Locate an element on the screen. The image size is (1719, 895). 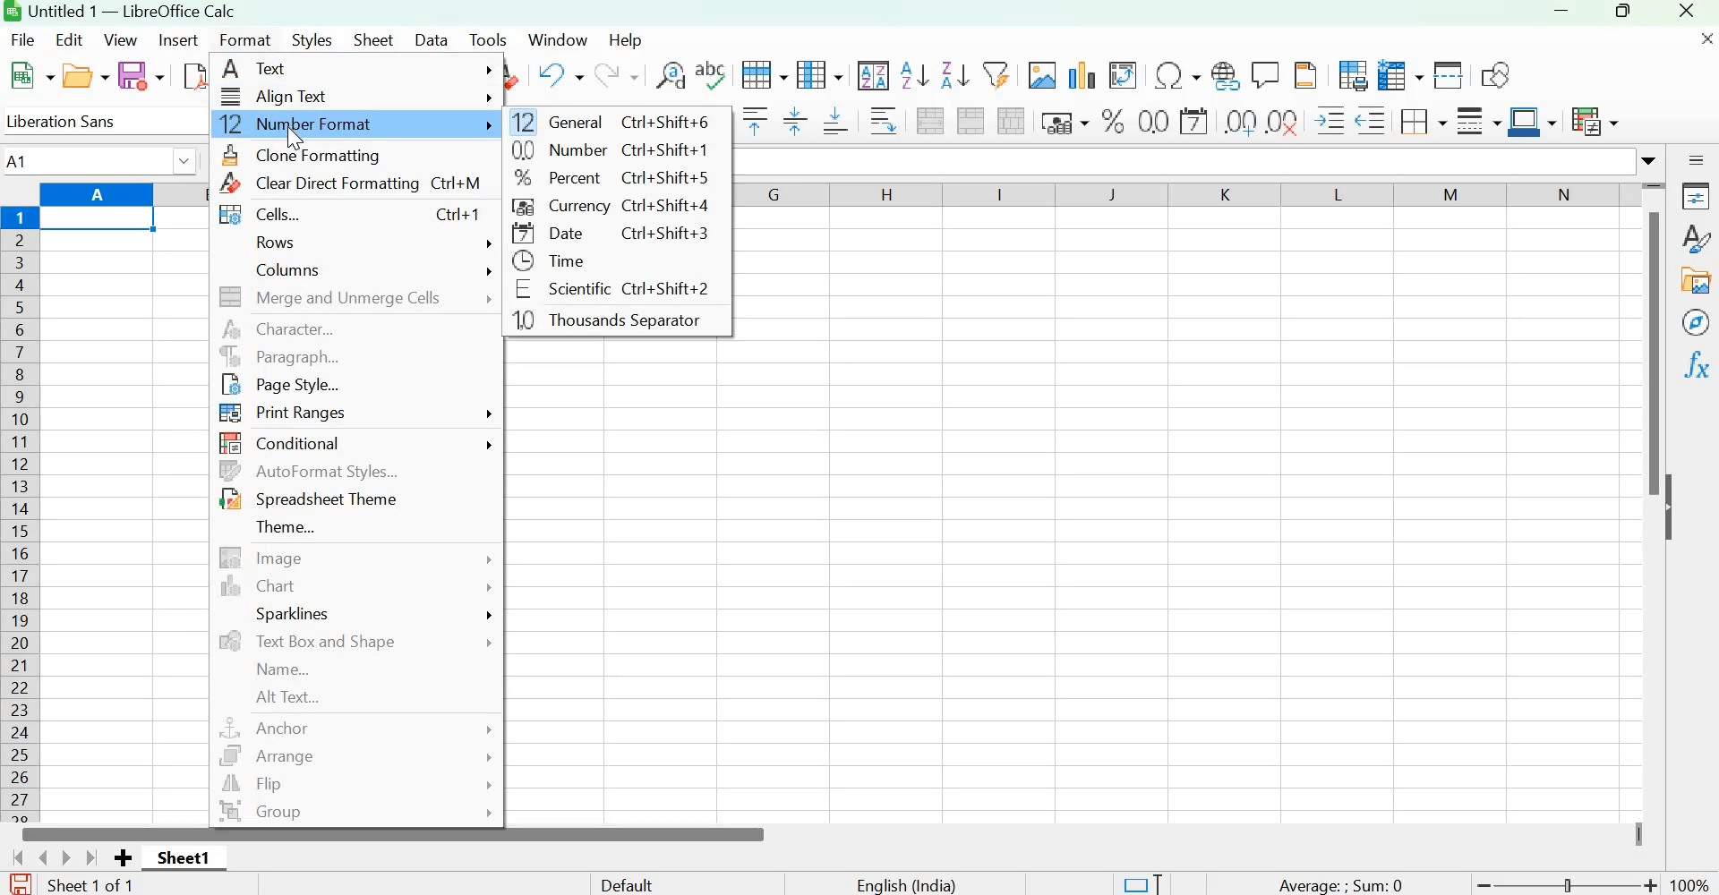
workspace is located at coordinates (620, 582).